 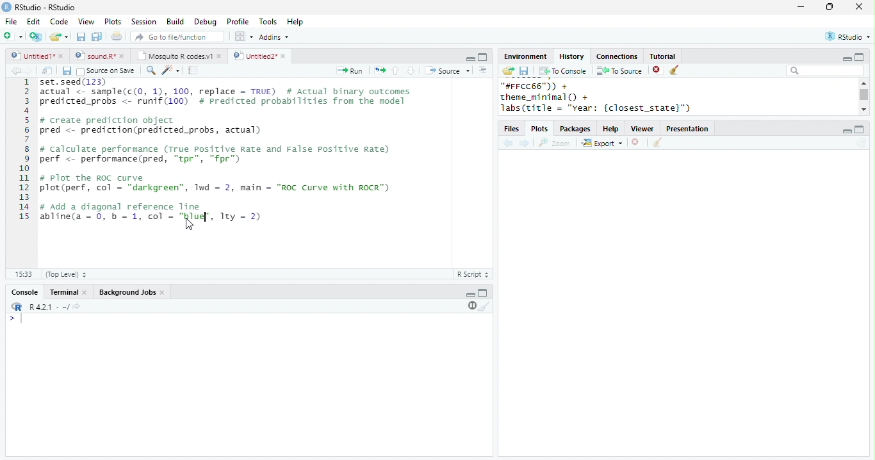 What do you see at coordinates (193, 70) in the screenshot?
I see `compile report` at bounding box center [193, 70].